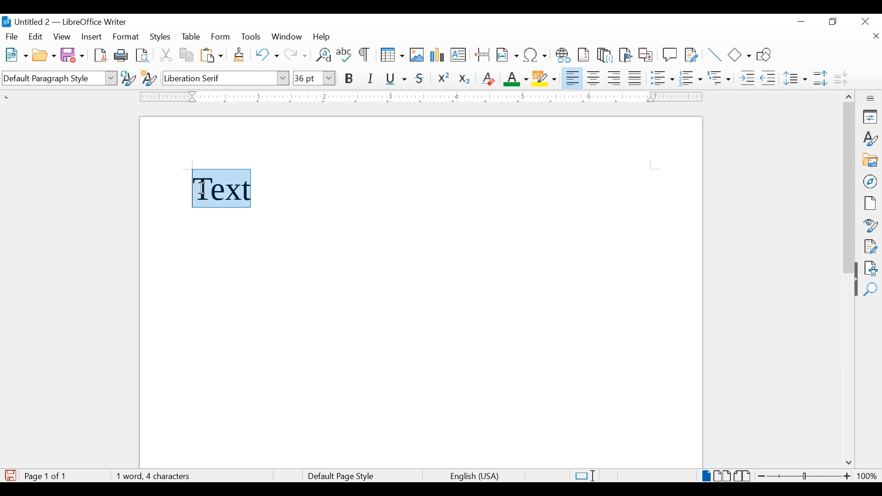  What do you see at coordinates (875, 37) in the screenshot?
I see `close` at bounding box center [875, 37].